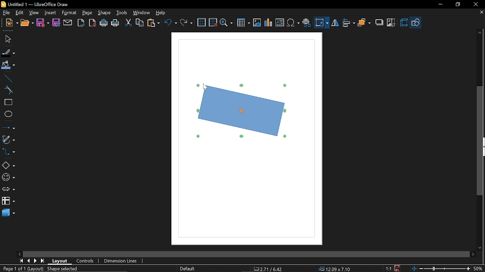  I want to click on Export as pdf, so click(93, 23).